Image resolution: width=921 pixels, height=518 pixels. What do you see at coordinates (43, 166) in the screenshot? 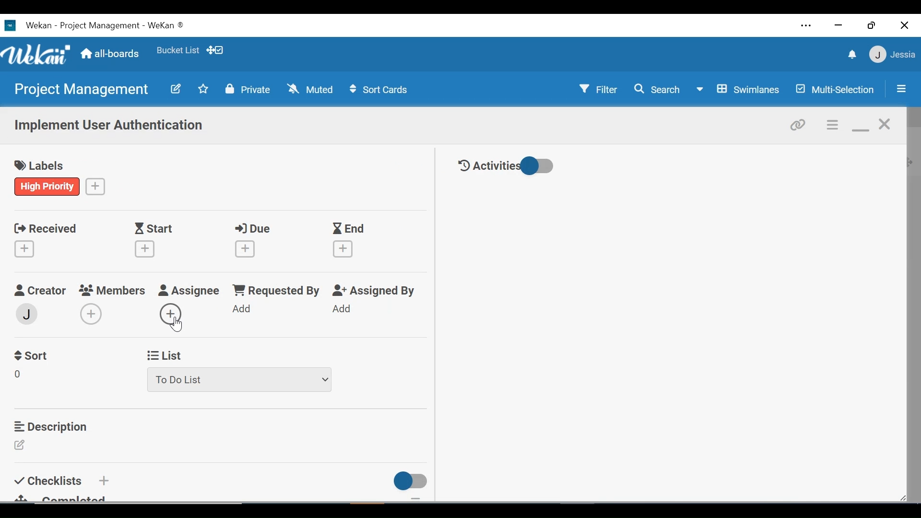
I see `labels` at bounding box center [43, 166].